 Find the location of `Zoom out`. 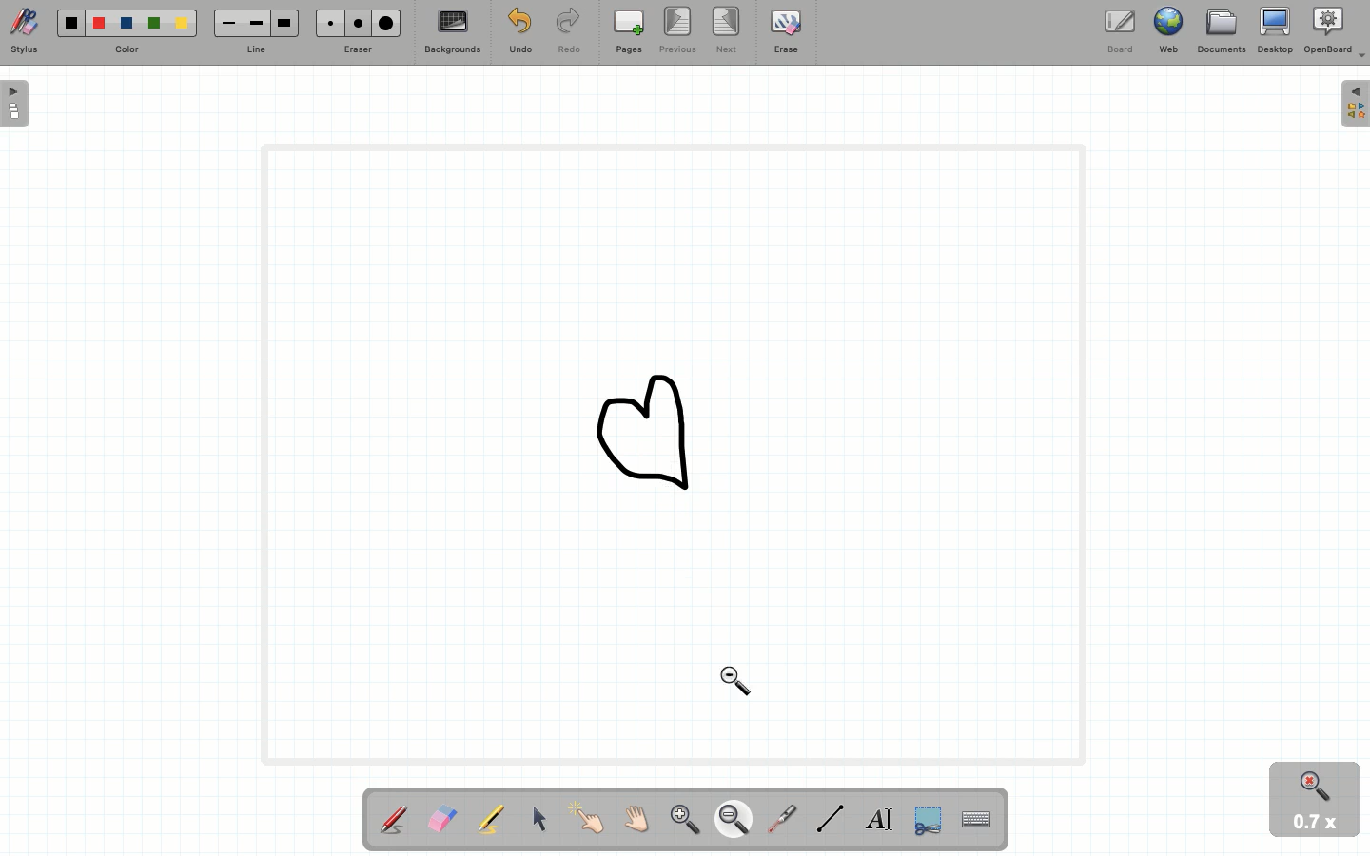

Zoom out is located at coordinates (734, 821).